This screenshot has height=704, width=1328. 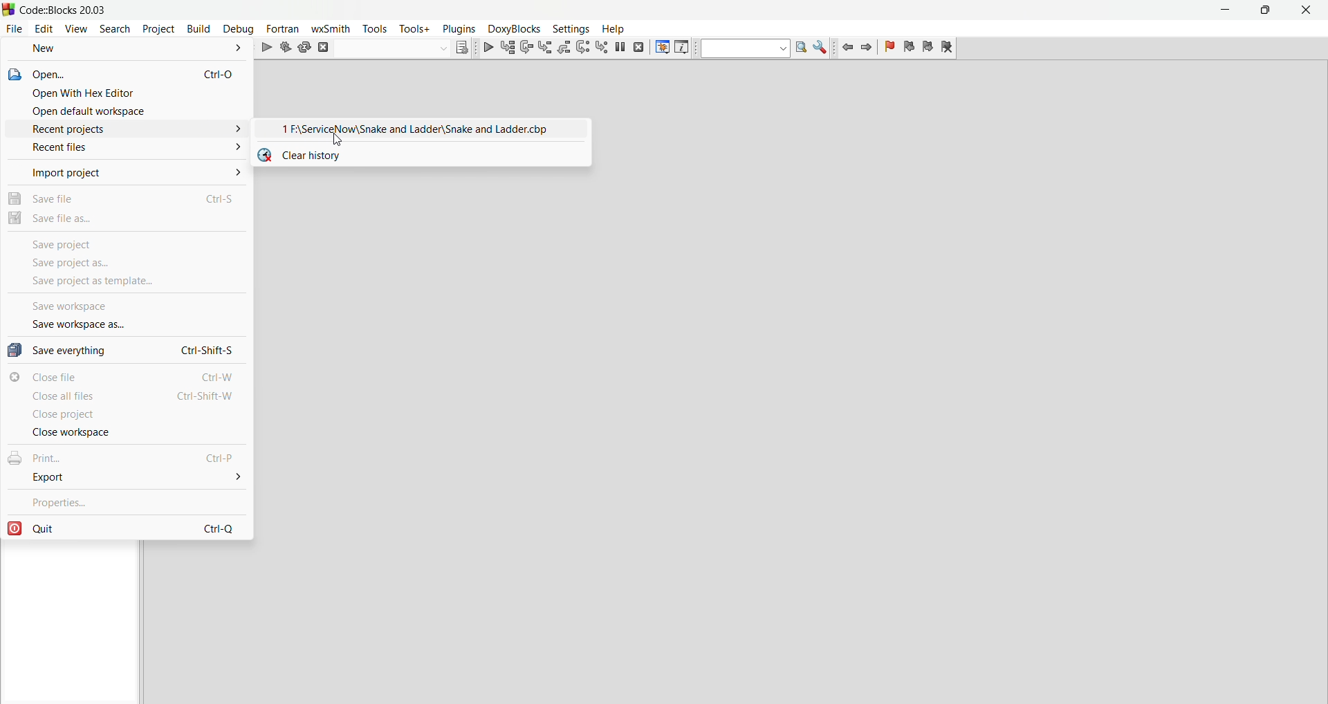 What do you see at coordinates (566, 48) in the screenshot?
I see `step out` at bounding box center [566, 48].